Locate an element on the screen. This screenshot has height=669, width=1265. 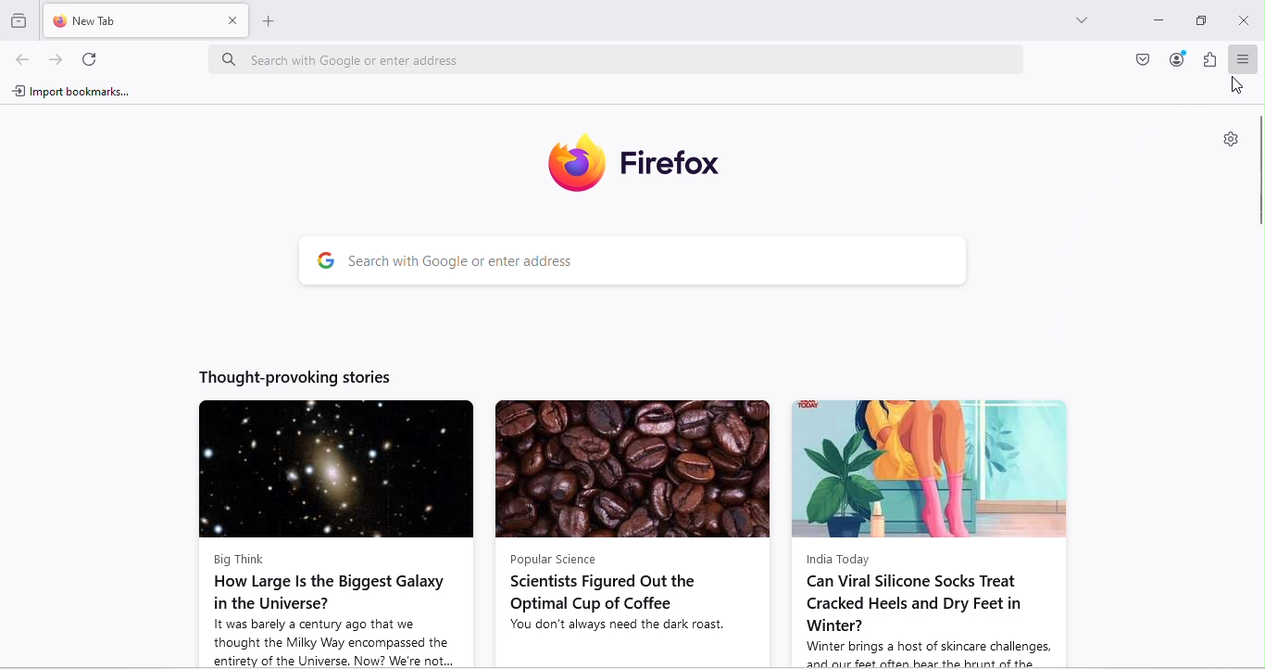
Cursor is located at coordinates (1234, 86).